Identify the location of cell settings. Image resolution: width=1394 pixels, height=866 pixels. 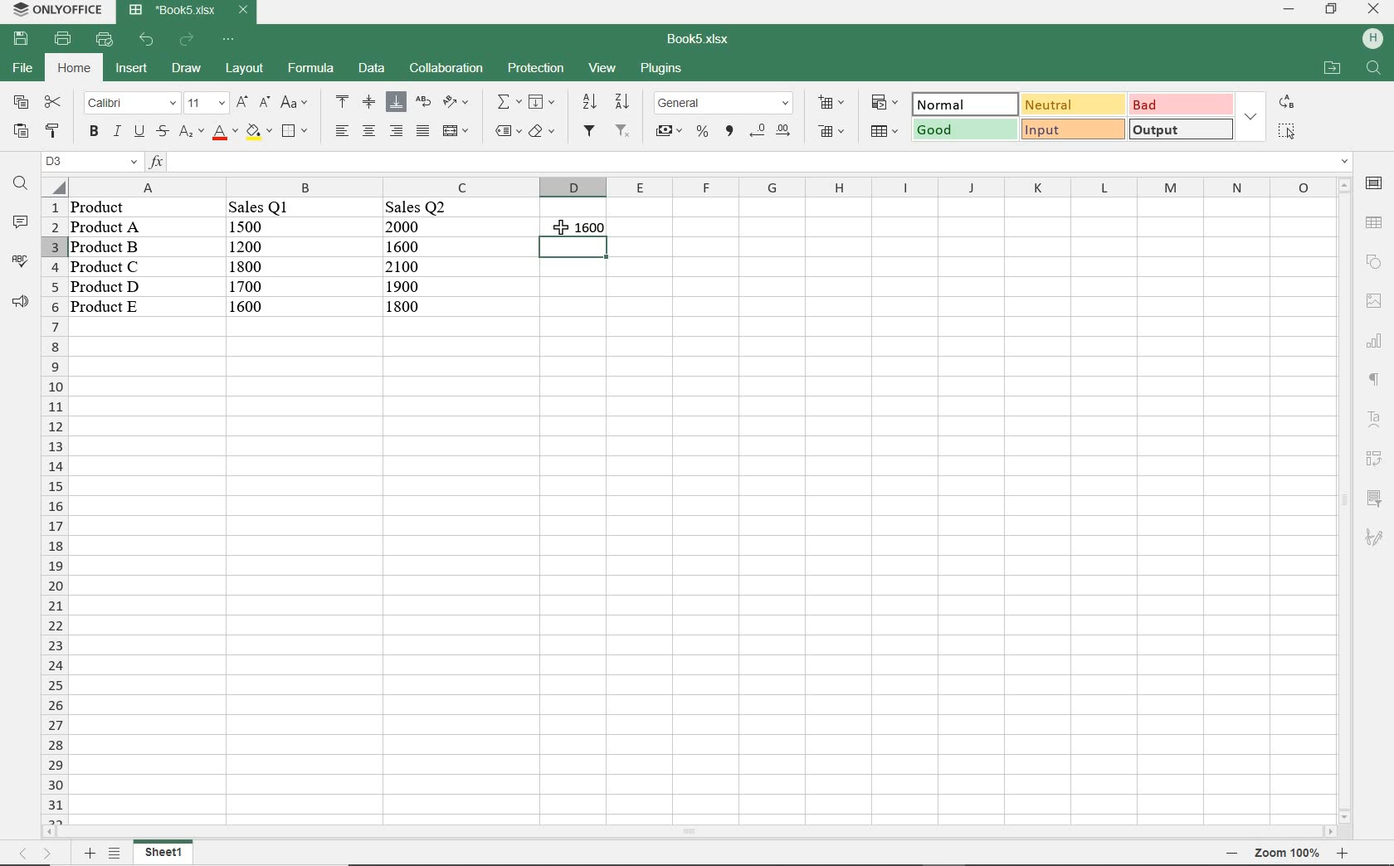
(1374, 183).